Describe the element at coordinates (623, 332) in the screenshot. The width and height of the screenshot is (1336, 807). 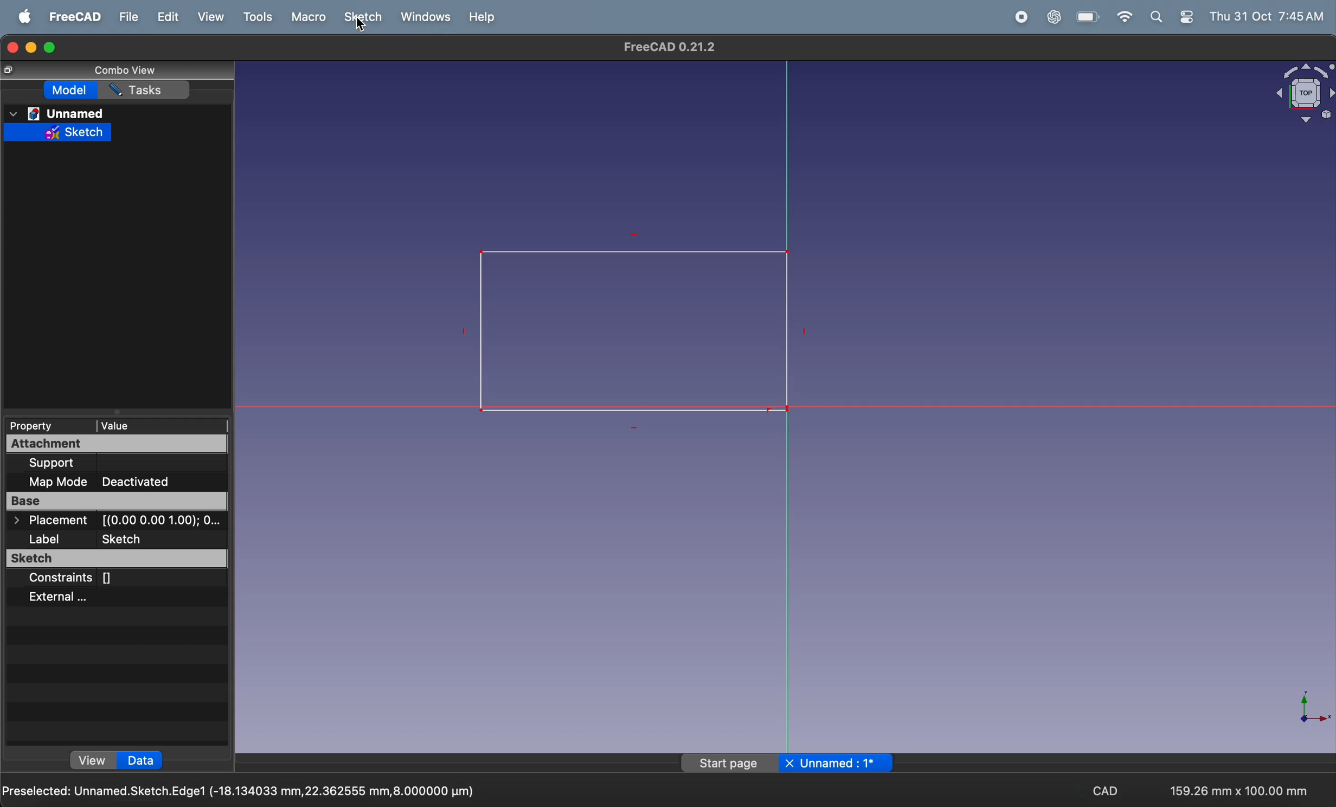
I see `rectangle` at that location.